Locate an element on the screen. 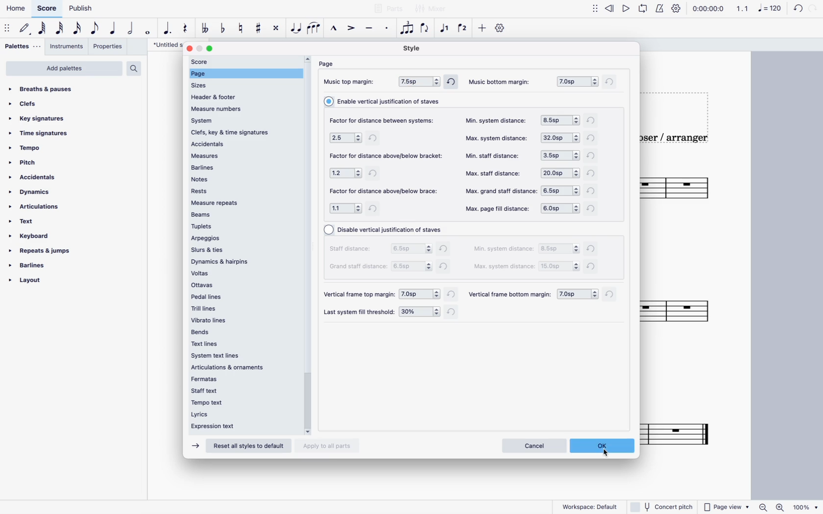 This screenshot has height=514, width=823. refresh is located at coordinates (593, 175).